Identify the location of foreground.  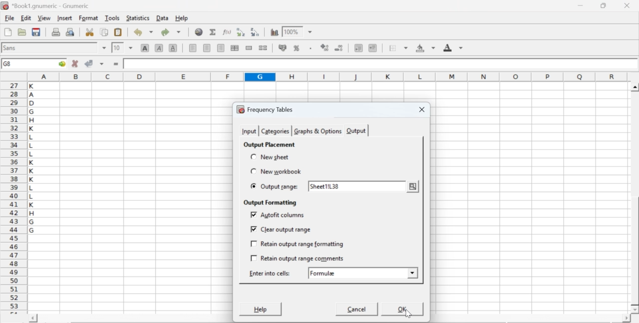
(453, 47).